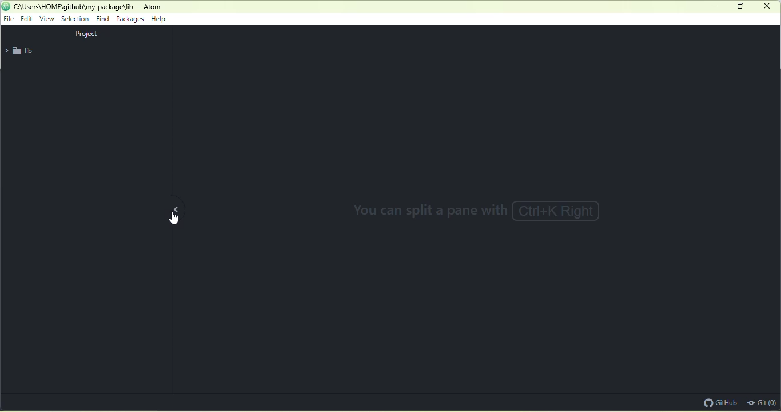  Describe the element at coordinates (9, 19) in the screenshot. I see `file` at that location.